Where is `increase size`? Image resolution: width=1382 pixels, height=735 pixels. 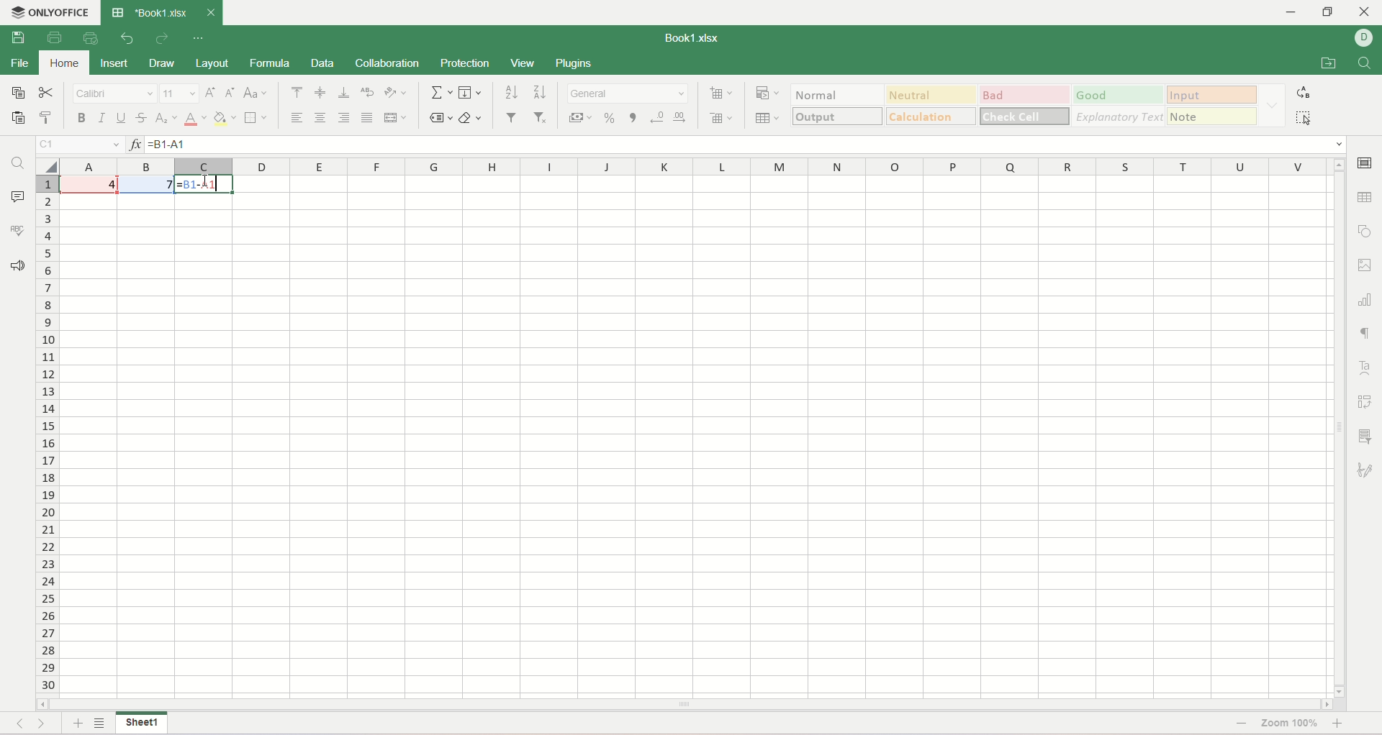 increase size is located at coordinates (212, 93).